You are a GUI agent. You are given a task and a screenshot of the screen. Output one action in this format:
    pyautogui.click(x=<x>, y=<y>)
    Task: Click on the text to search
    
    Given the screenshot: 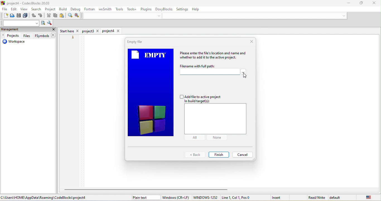 What is the action you would take?
    pyautogui.click(x=20, y=23)
    